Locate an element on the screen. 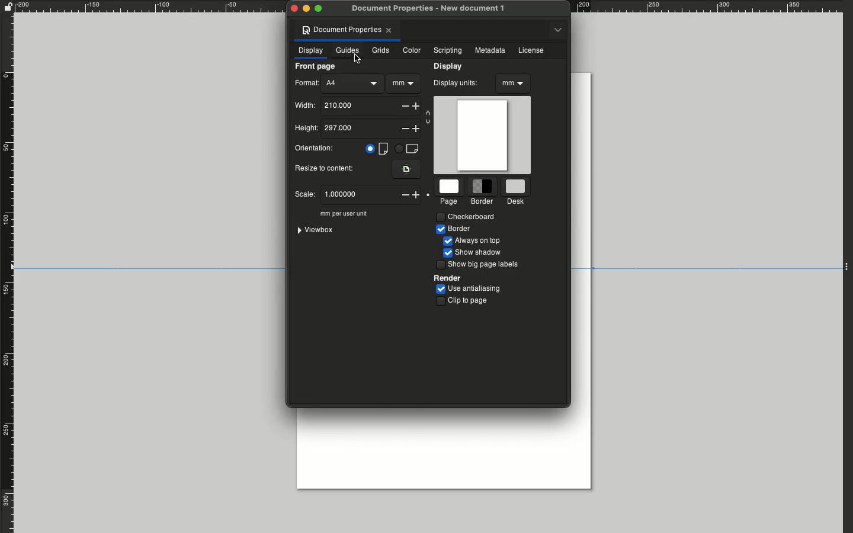 The width and height of the screenshot is (853, 533). Options is located at coordinates (559, 29).